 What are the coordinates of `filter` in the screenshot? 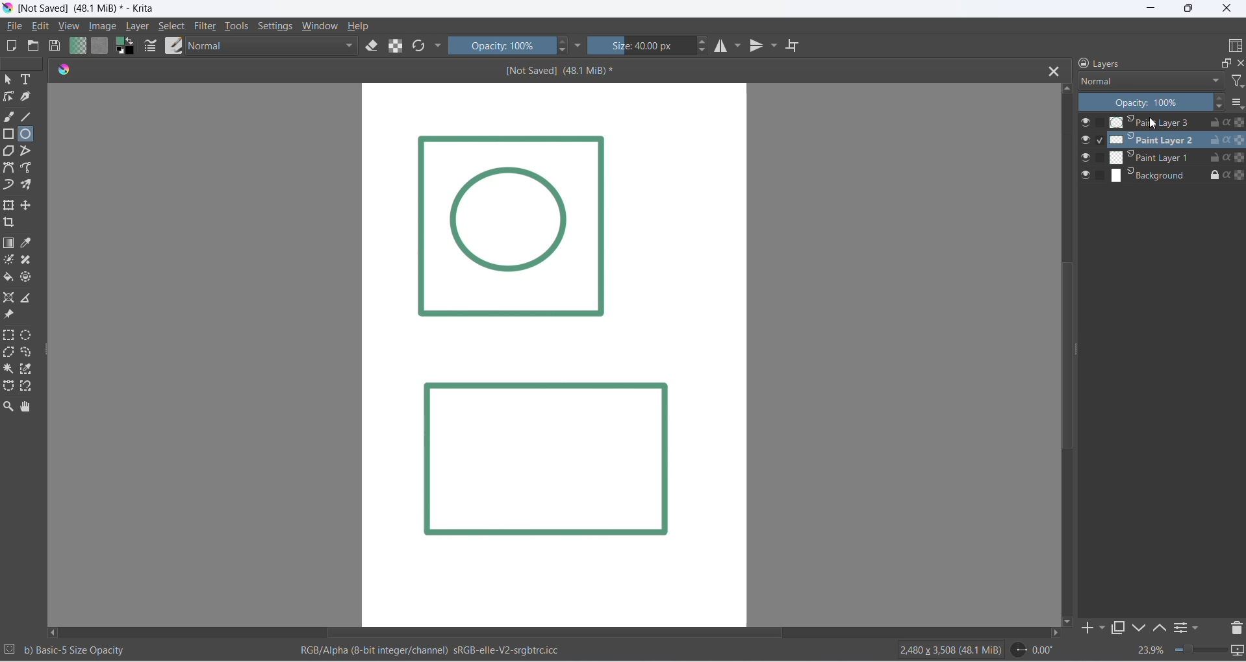 It's located at (1238, 81).